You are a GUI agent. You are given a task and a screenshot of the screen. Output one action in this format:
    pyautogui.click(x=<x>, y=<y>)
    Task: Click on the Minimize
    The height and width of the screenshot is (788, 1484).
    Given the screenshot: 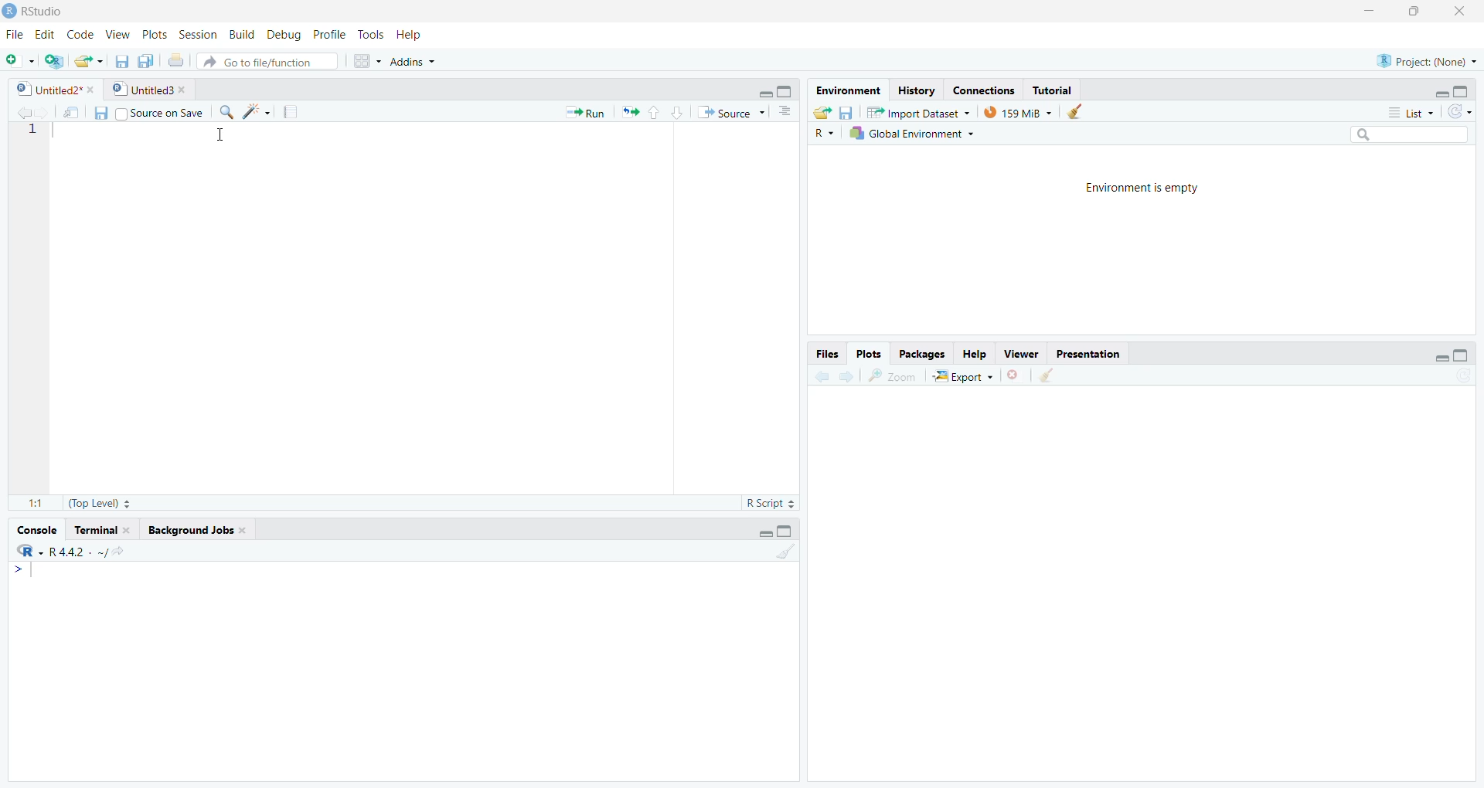 What is the action you would take?
    pyautogui.click(x=1371, y=12)
    